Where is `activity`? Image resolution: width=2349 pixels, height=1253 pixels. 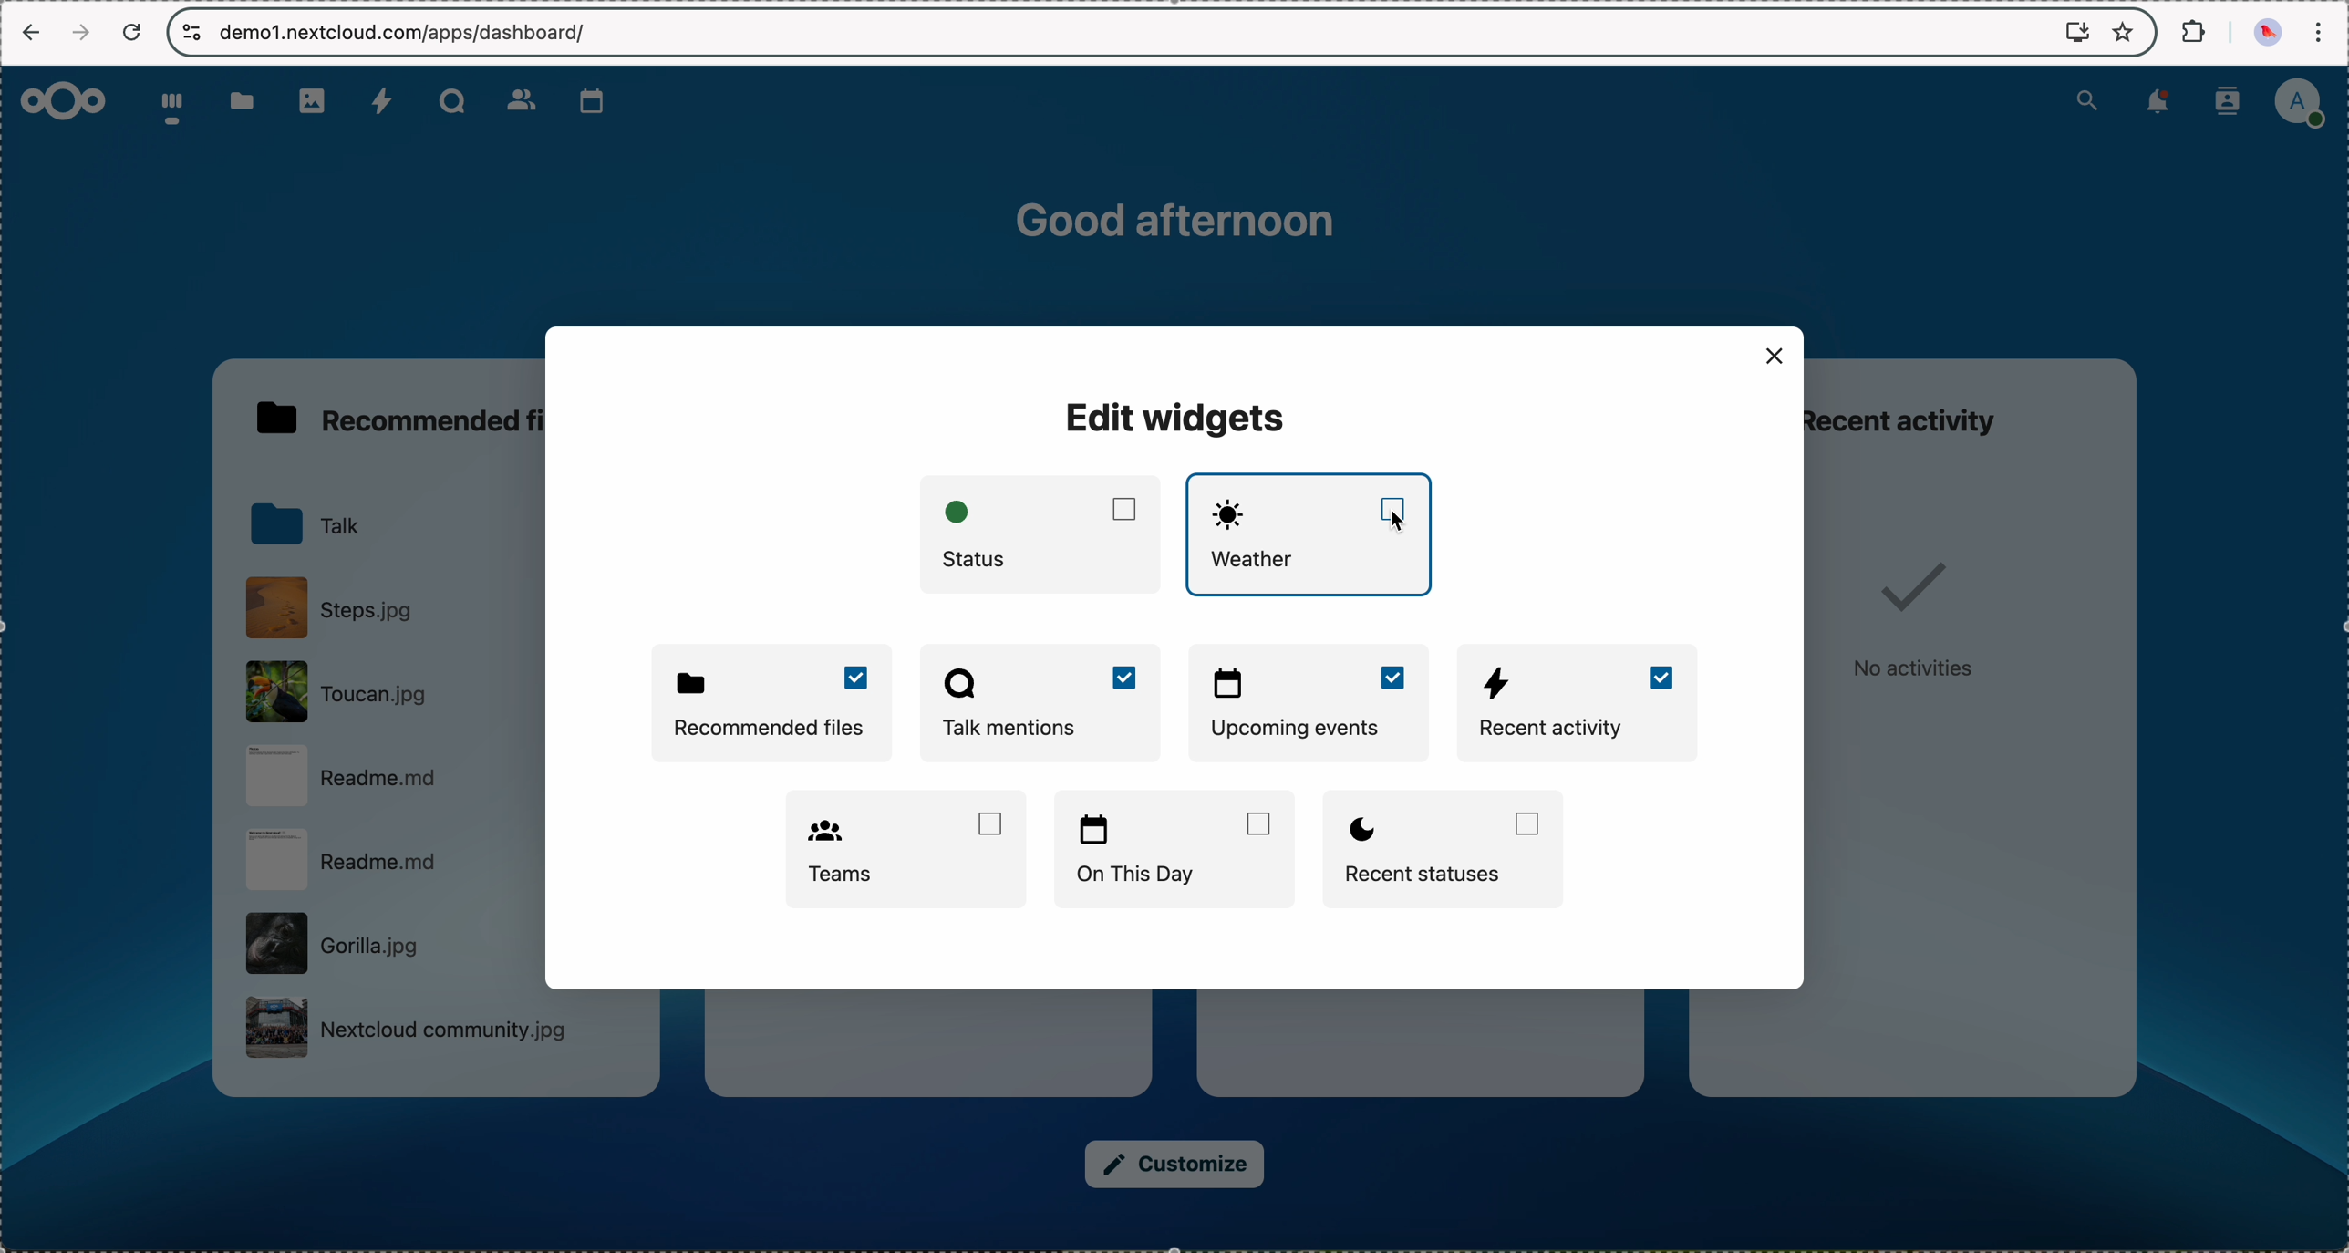
activity is located at coordinates (385, 102).